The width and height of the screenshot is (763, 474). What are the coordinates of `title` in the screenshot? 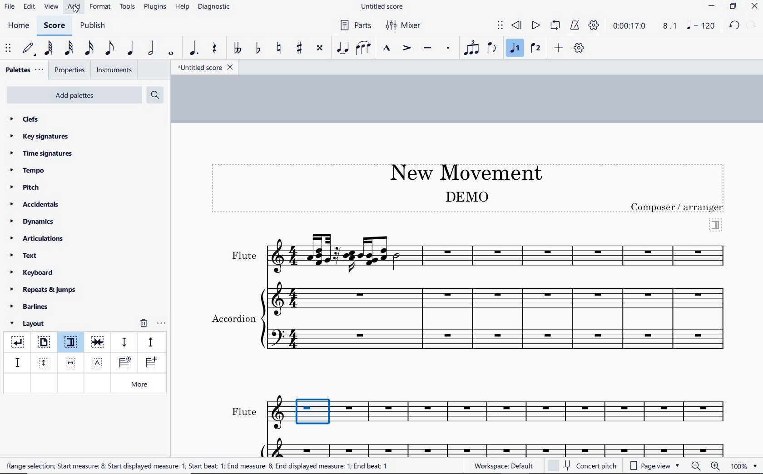 It's located at (461, 171).